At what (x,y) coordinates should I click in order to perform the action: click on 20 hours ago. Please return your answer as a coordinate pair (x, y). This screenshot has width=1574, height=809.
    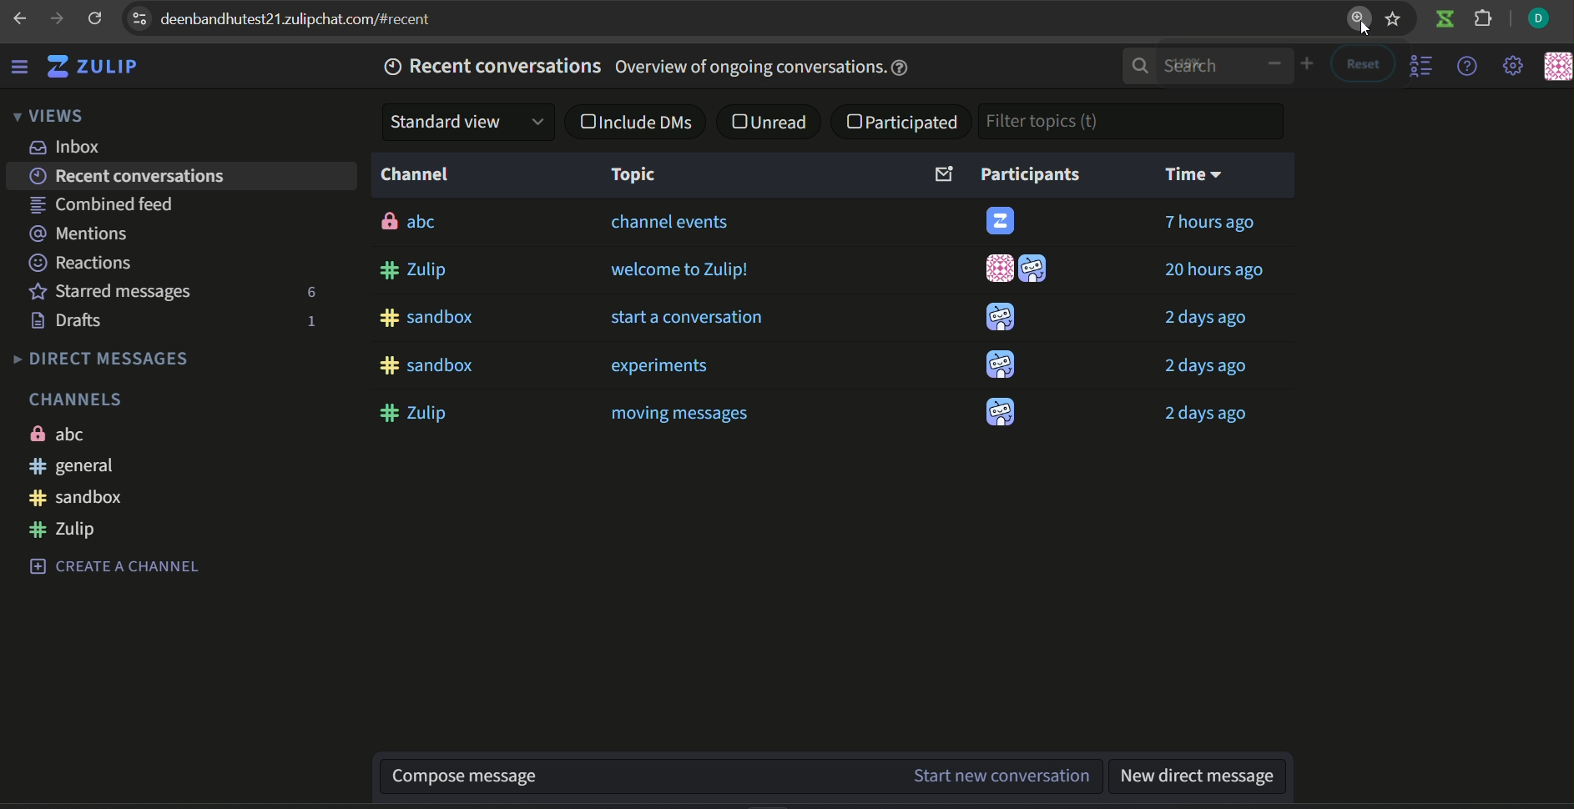
    Looking at the image, I should click on (1215, 269).